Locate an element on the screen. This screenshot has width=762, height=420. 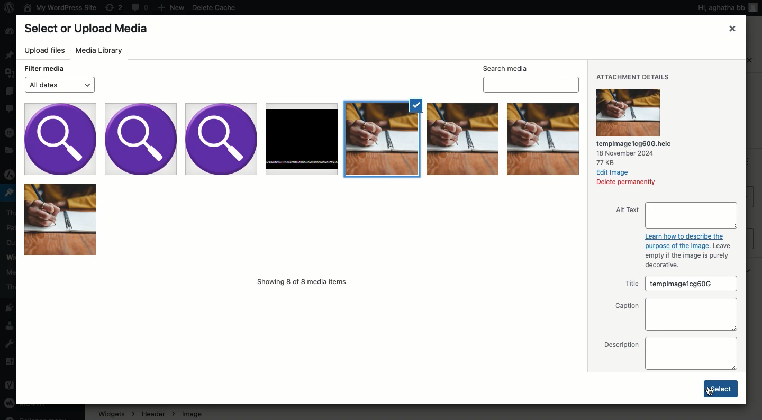
Select is located at coordinates (721, 389).